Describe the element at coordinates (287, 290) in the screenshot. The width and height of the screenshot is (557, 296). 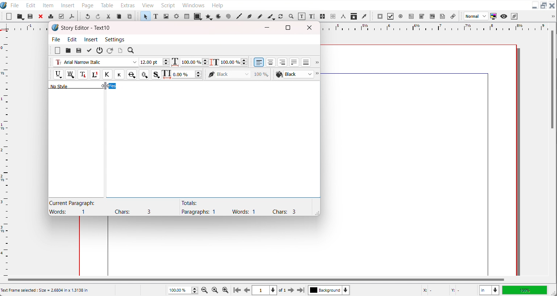
I see `Go to next page` at that location.